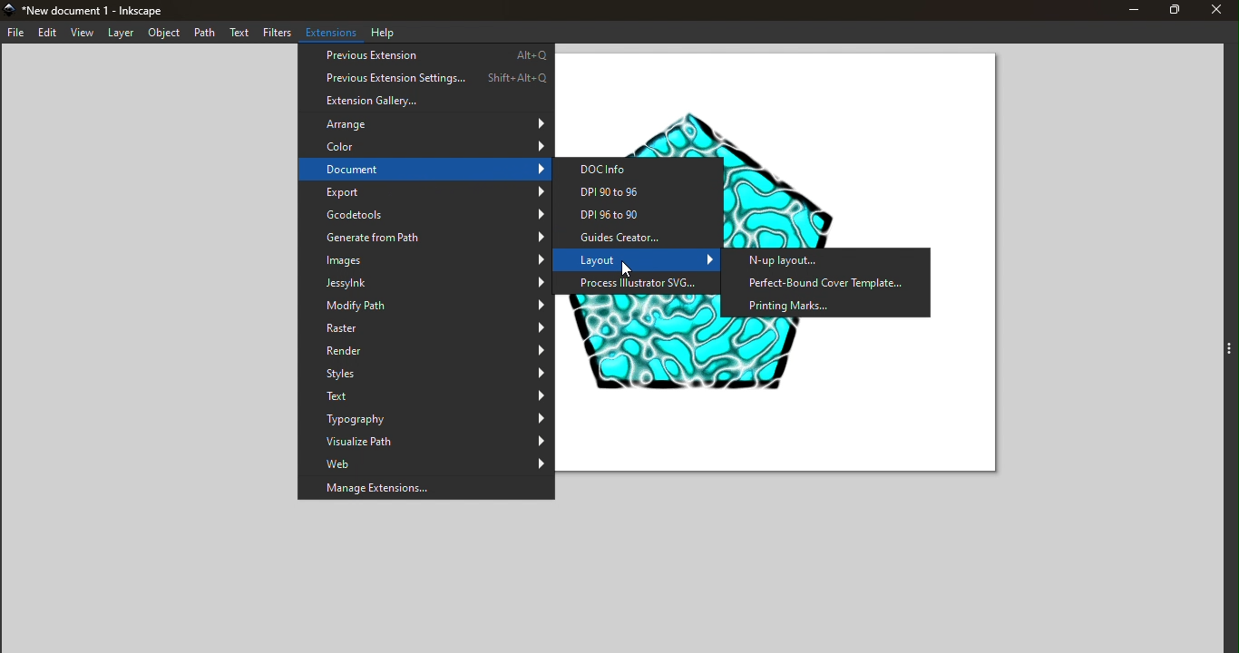 The image size is (1239, 653). Describe the element at coordinates (424, 353) in the screenshot. I see `Render` at that location.